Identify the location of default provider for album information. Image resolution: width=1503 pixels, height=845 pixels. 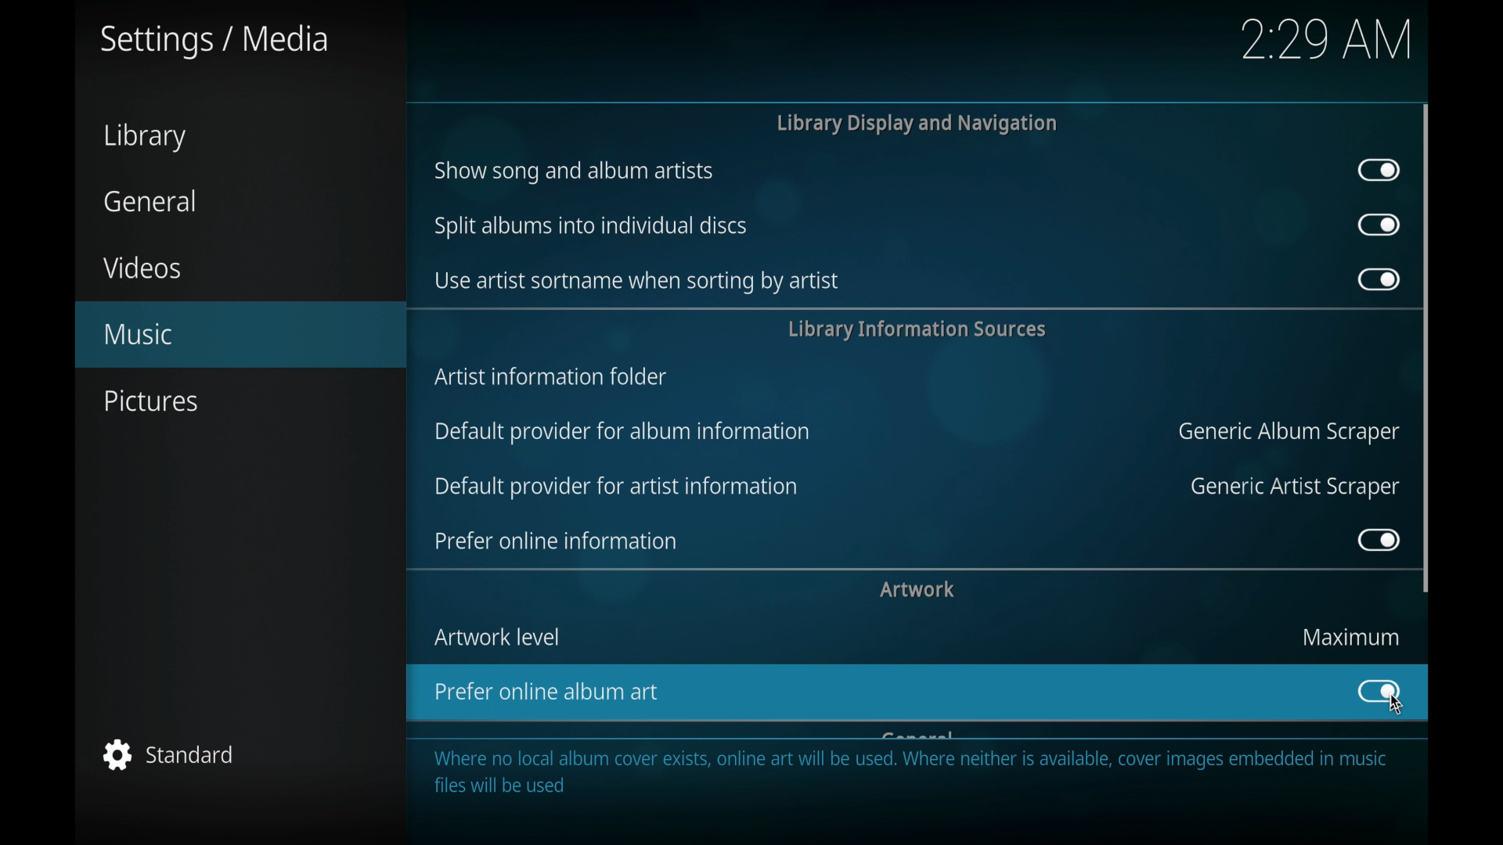
(623, 433).